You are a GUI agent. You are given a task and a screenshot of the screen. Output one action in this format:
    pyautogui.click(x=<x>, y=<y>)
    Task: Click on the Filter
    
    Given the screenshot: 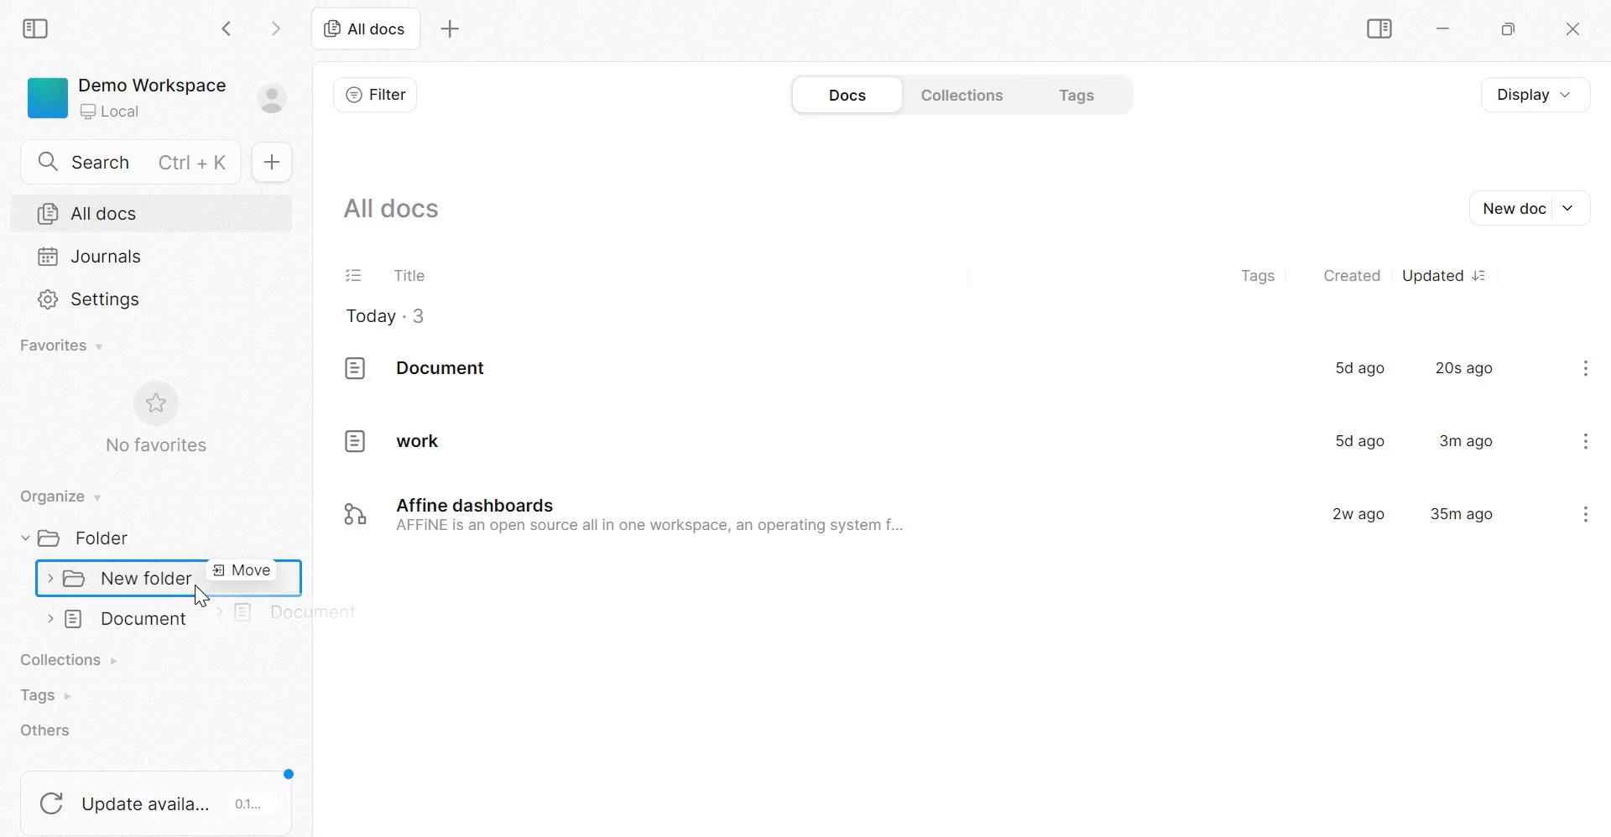 What is the action you would take?
    pyautogui.click(x=377, y=92)
    